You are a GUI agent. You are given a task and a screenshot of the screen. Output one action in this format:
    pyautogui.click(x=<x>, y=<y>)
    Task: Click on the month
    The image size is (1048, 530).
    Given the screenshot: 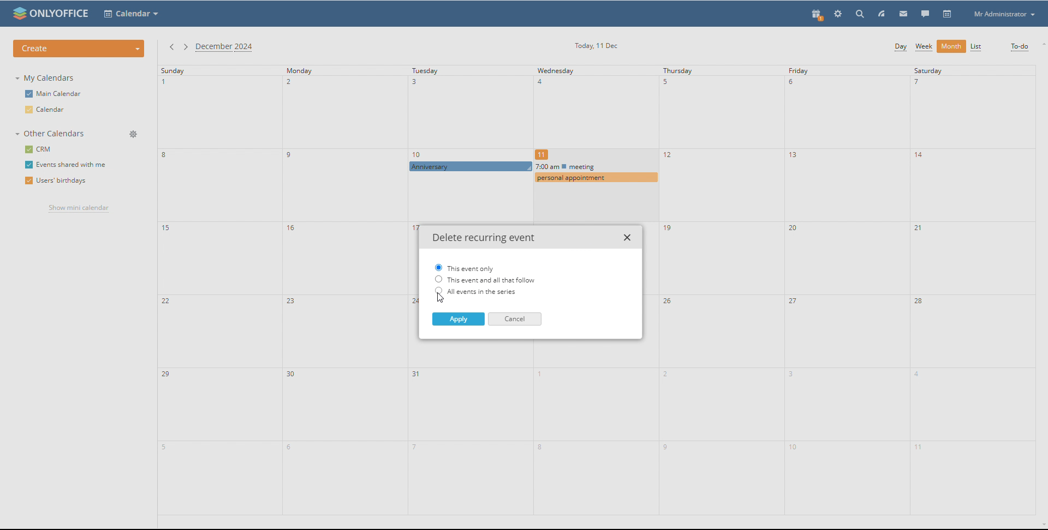 What is the action you would take?
    pyautogui.click(x=951, y=46)
    